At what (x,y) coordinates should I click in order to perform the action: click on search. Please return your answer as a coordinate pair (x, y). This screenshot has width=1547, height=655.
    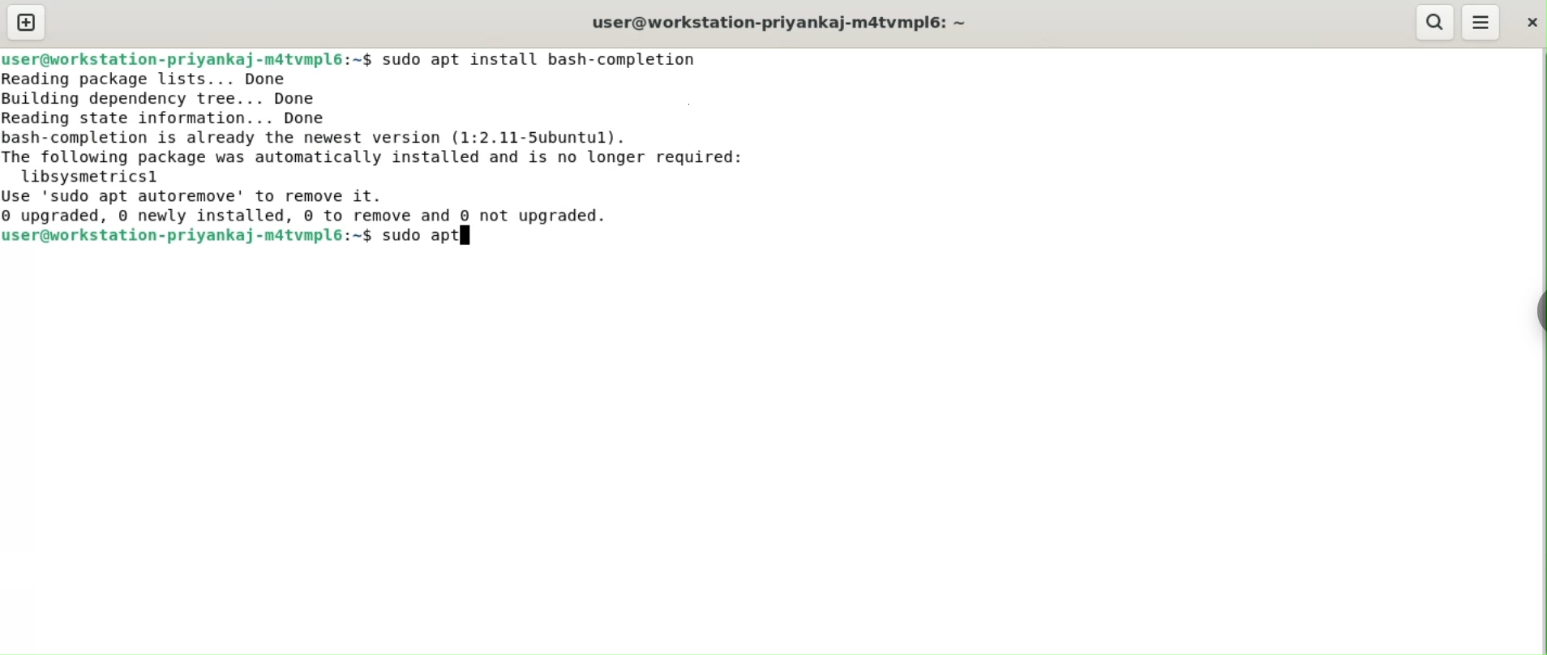
    Looking at the image, I should click on (1434, 22).